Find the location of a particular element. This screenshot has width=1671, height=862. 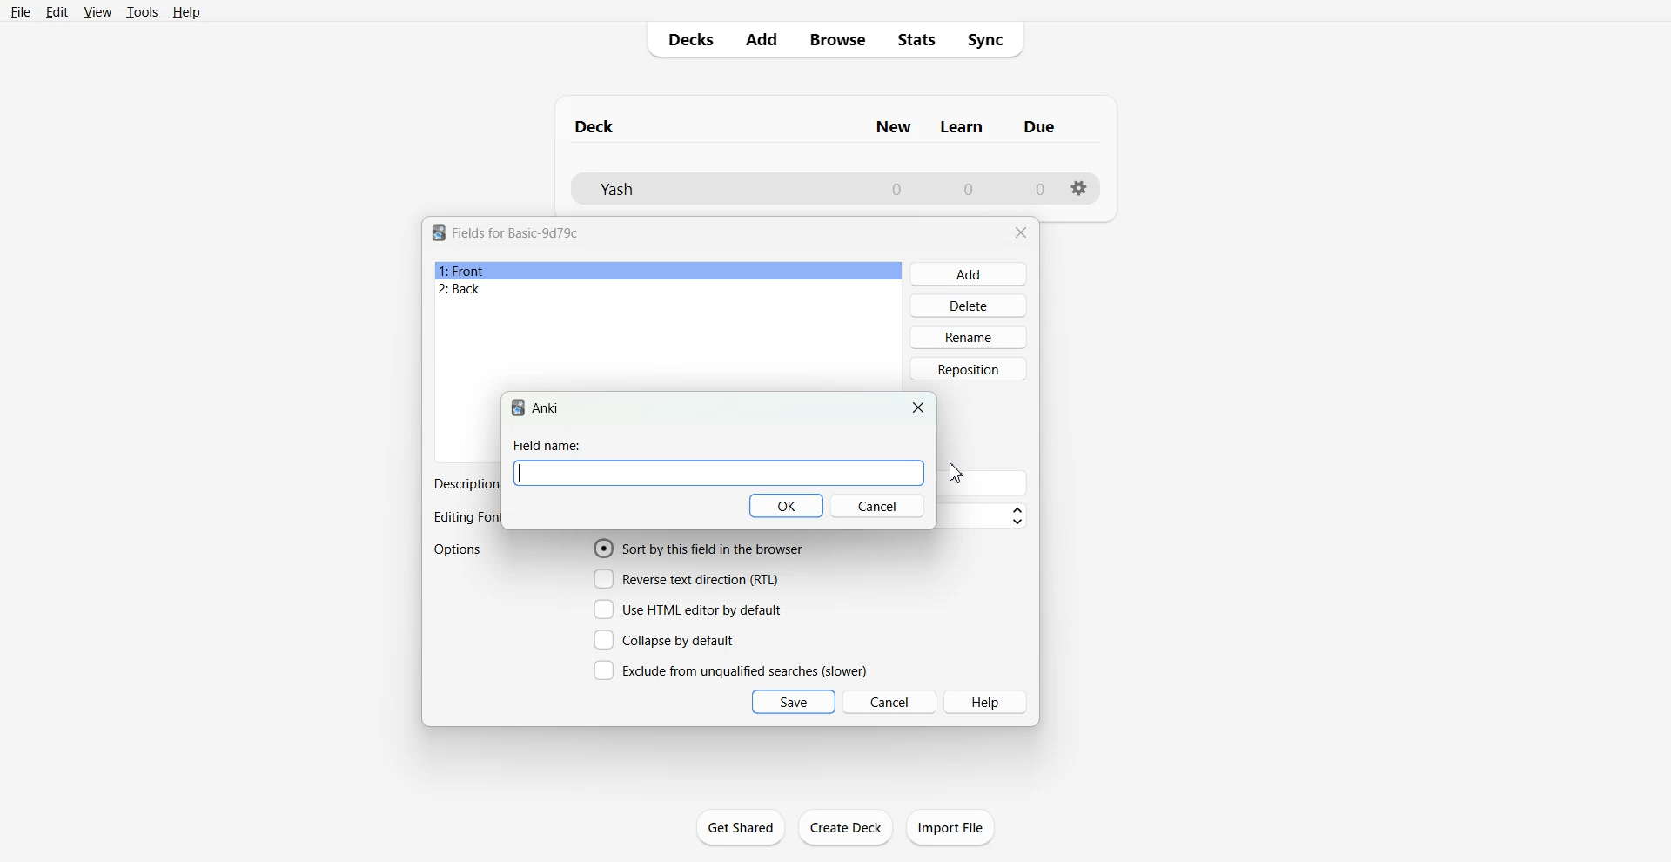

Text 1 is located at coordinates (516, 232).